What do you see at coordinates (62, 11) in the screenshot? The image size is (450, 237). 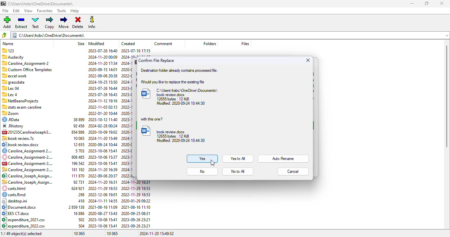 I see `tools` at bounding box center [62, 11].